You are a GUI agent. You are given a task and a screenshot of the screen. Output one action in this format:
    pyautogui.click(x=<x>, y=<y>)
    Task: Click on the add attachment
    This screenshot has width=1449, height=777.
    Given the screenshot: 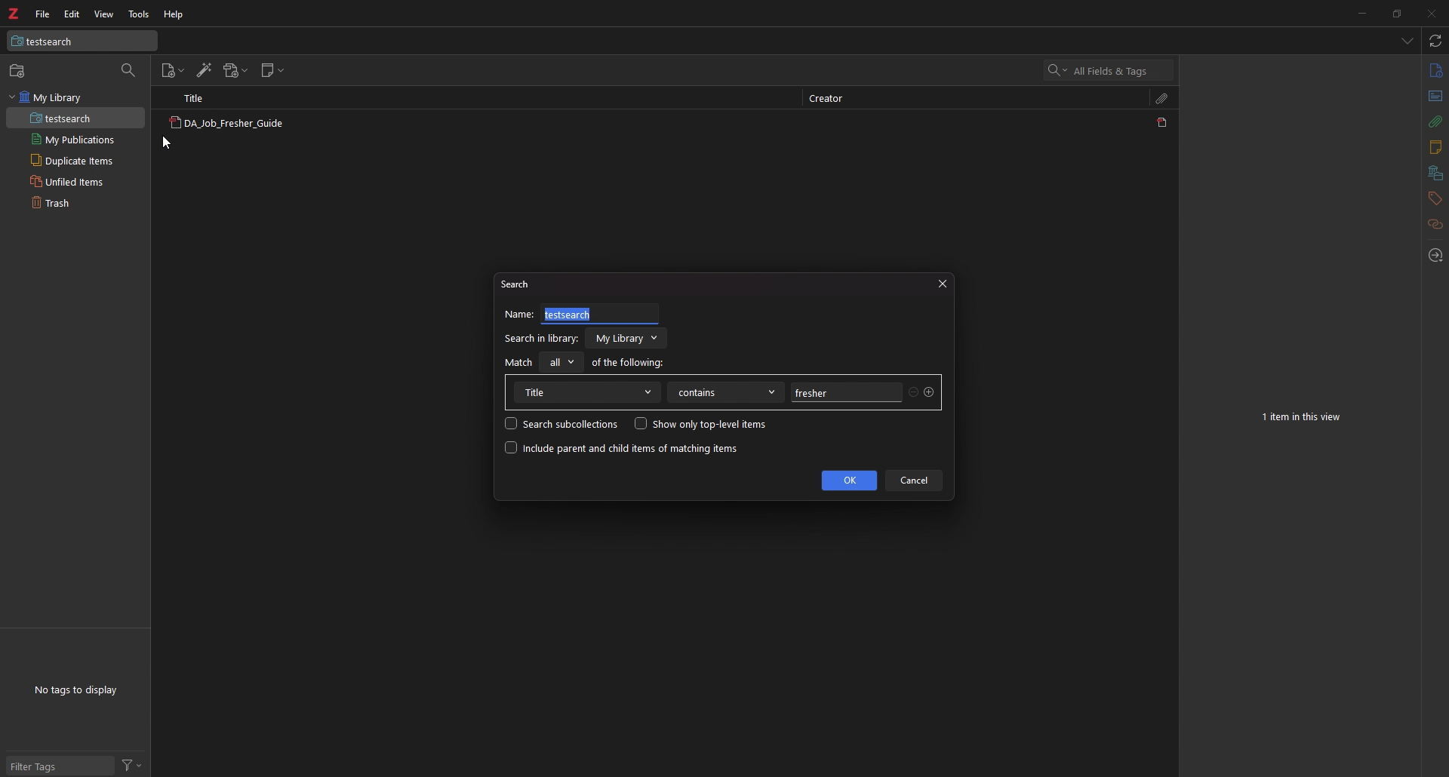 What is the action you would take?
    pyautogui.click(x=236, y=70)
    